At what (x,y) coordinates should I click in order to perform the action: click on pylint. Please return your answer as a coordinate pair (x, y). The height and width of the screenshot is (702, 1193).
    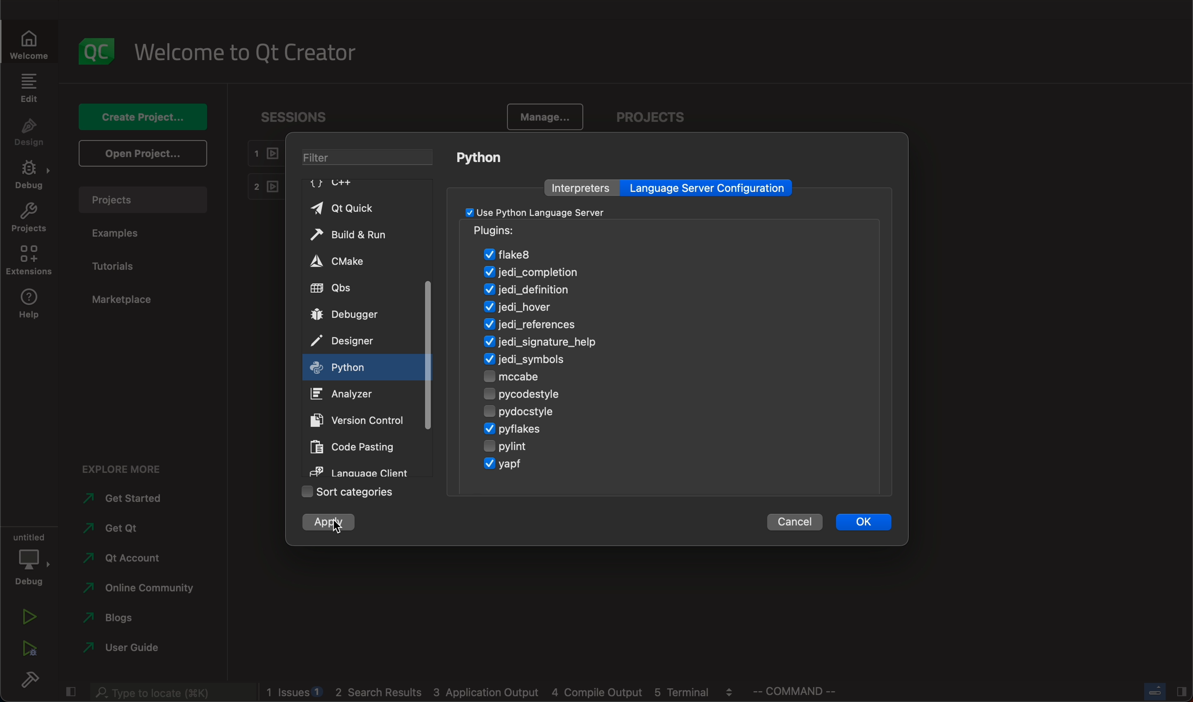
    Looking at the image, I should click on (511, 446).